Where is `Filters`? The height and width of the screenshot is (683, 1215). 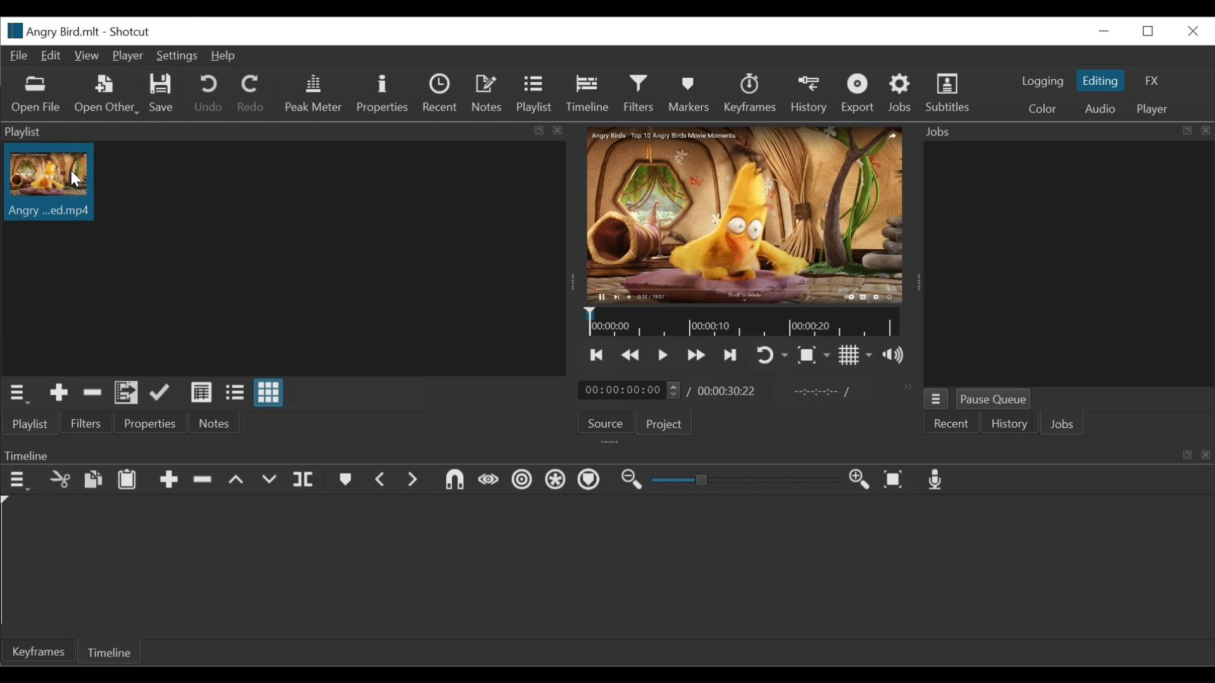
Filters is located at coordinates (84, 423).